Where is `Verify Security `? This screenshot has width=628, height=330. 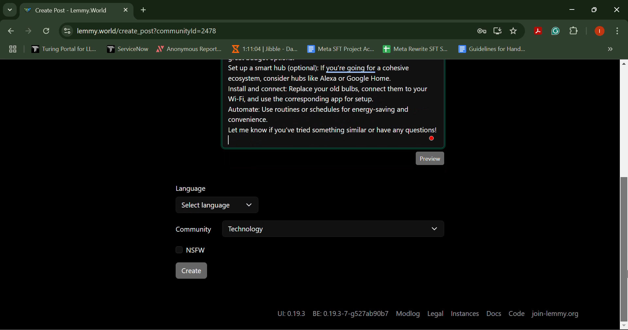 Verify Security  is located at coordinates (483, 31).